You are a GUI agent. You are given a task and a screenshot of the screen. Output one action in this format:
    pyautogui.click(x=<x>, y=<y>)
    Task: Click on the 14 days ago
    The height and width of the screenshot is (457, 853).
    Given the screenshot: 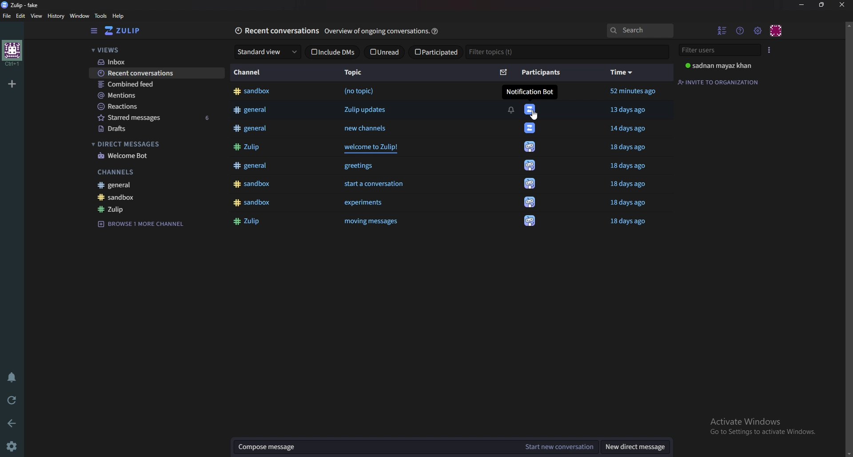 What is the action you would take?
    pyautogui.click(x=630, y=129)
    